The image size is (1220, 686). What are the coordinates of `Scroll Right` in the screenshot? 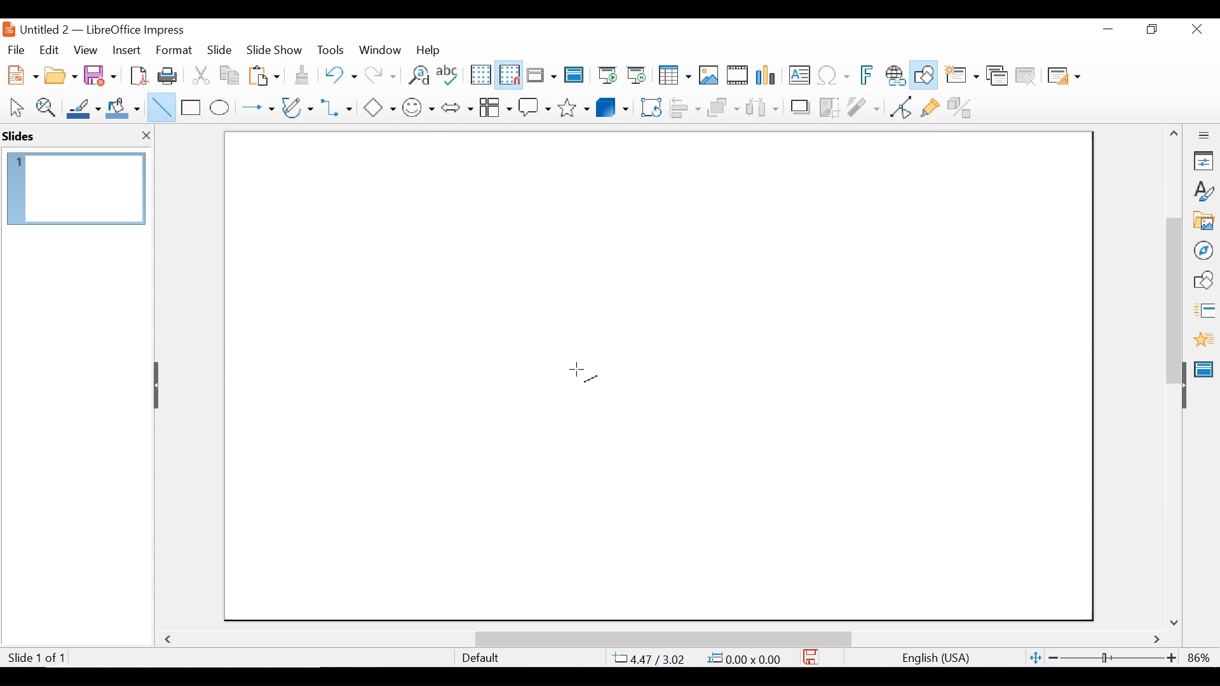 It's located at (1157, 640).